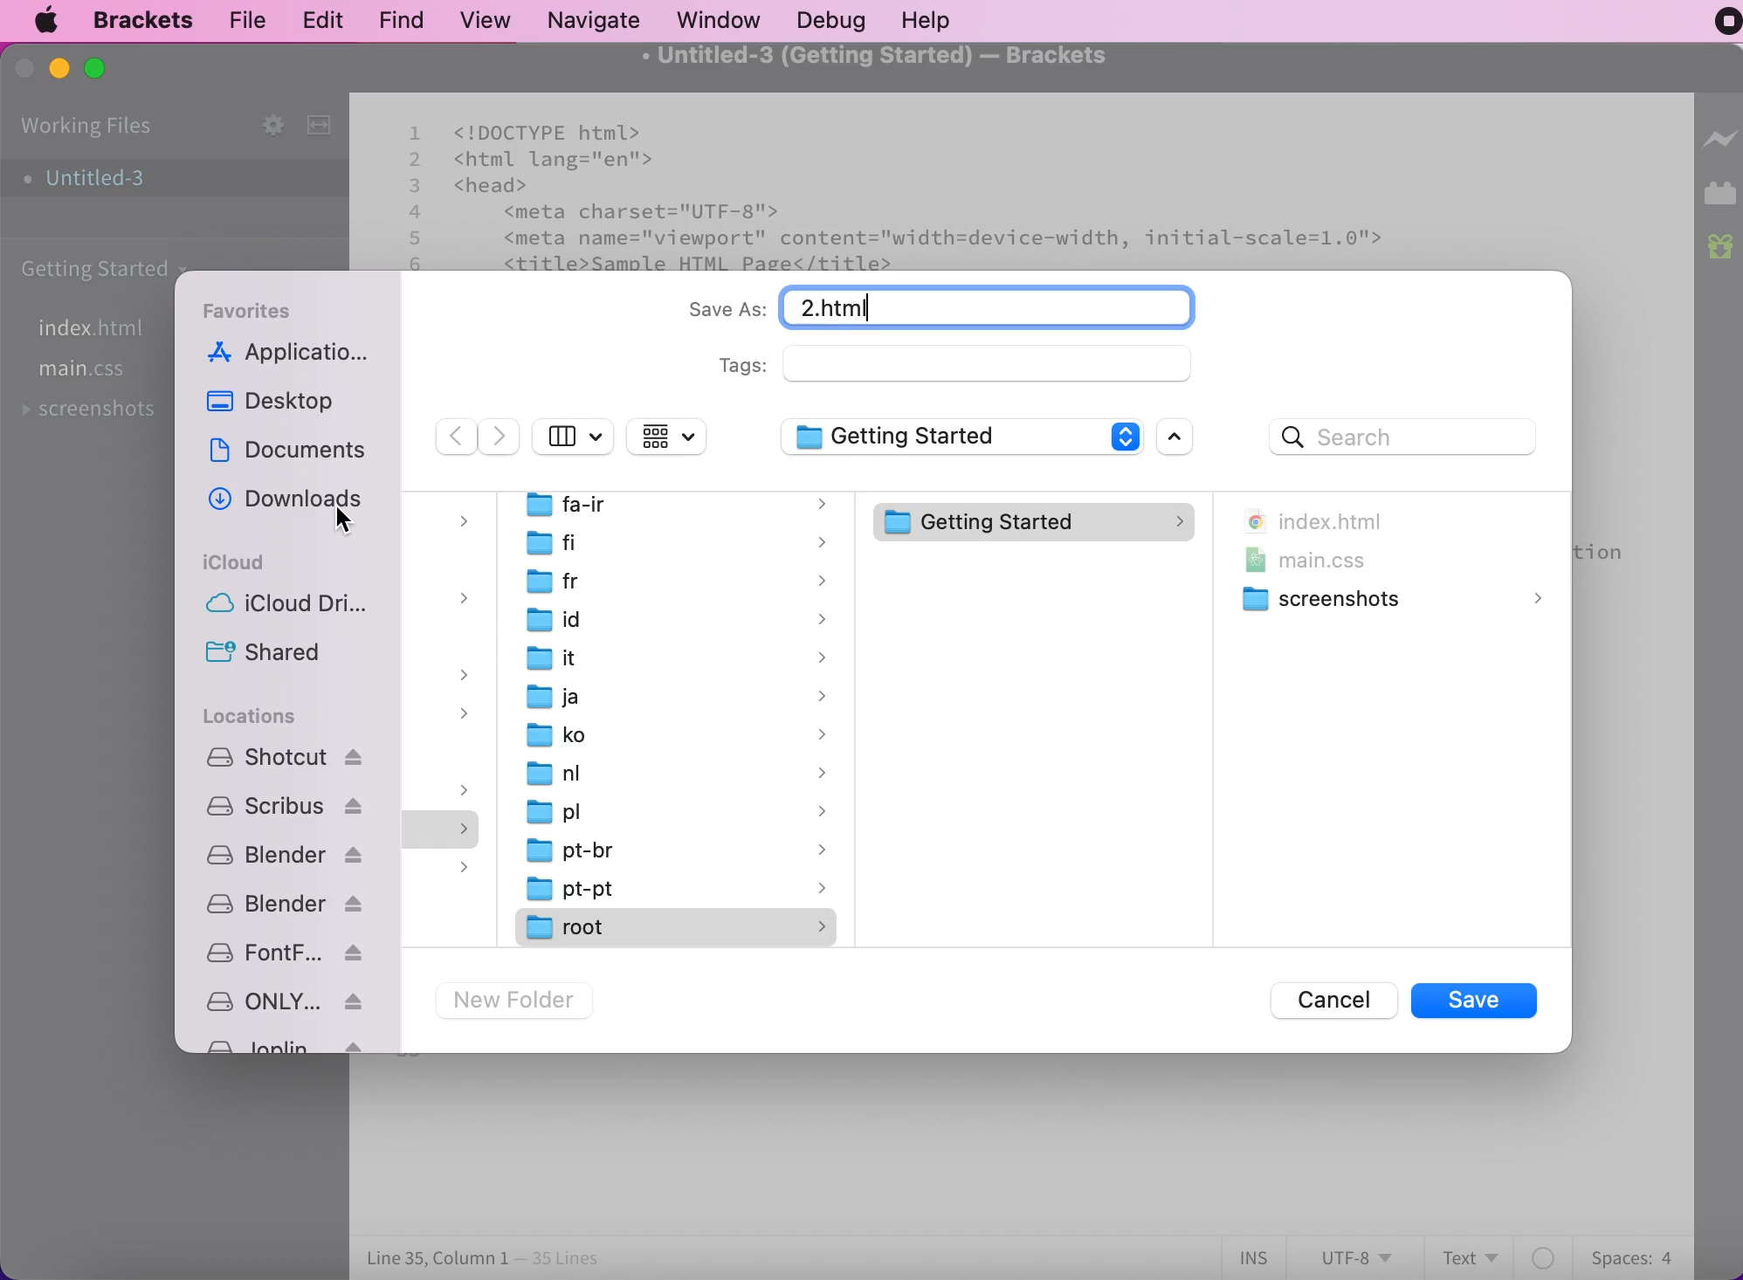 This screenshot has width=1743, height=1280. Describe the element at coordinates (318, 125) in the screenshot. I see `split the editor vertically or horizontally` at that location.